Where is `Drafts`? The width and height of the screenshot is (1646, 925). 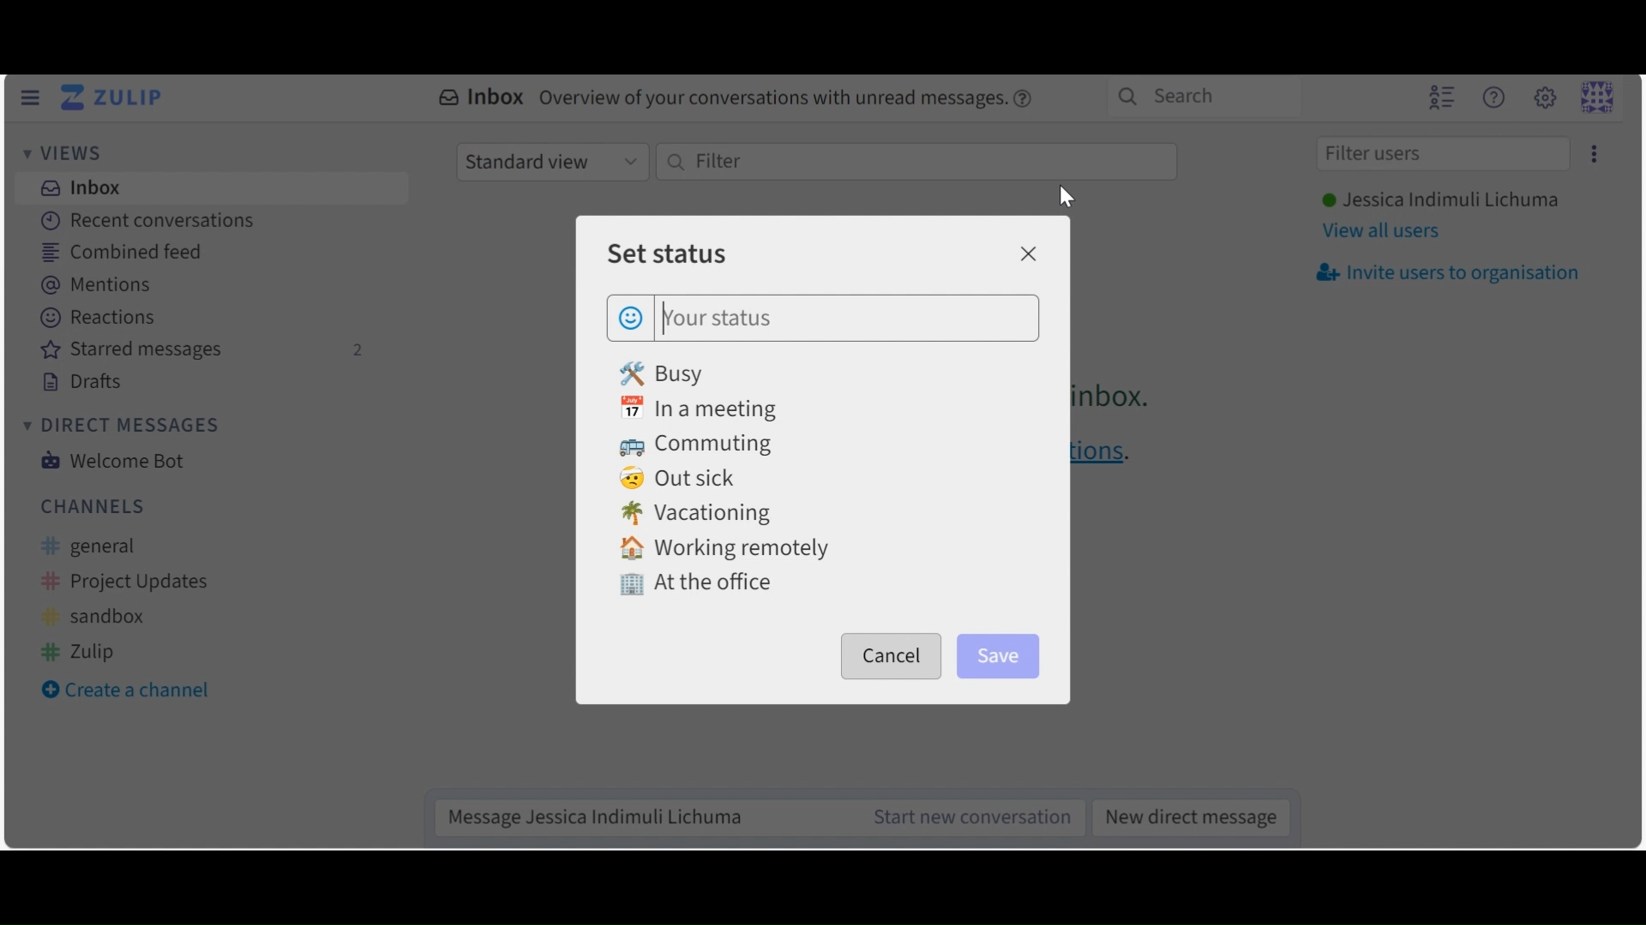 Drafts is located at coordinates (84, 382).